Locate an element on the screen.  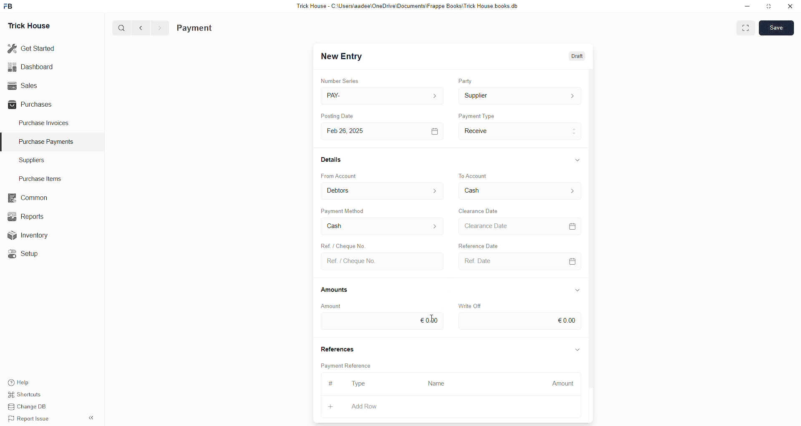
search is located at coordinates (122, 28).